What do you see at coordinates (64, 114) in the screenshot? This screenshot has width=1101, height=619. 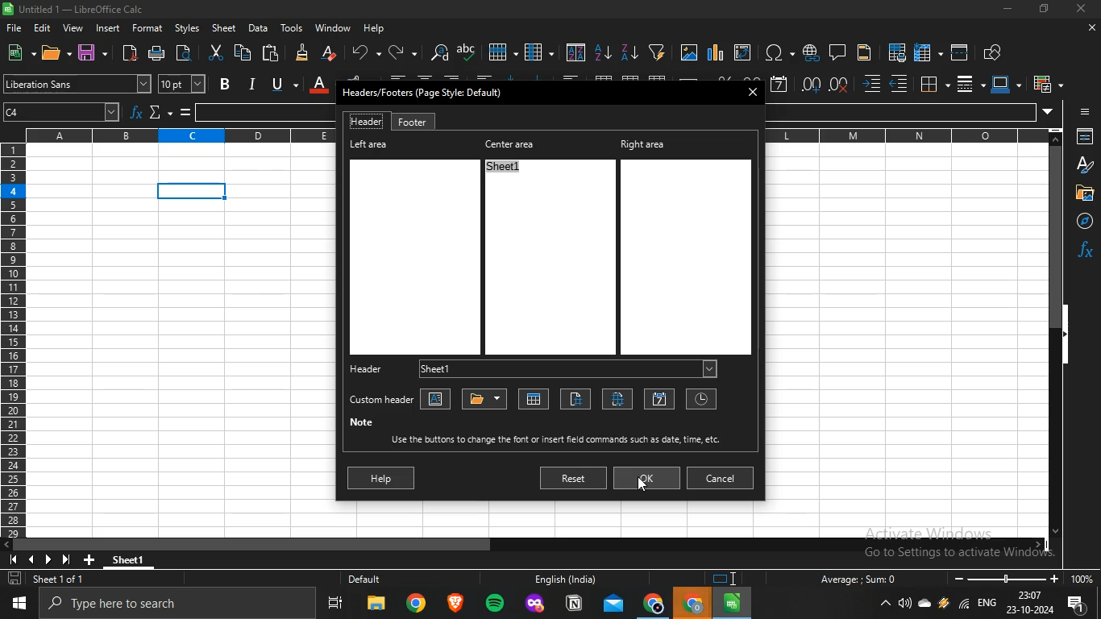 I see `cell number` at bounding box center [64, 114].